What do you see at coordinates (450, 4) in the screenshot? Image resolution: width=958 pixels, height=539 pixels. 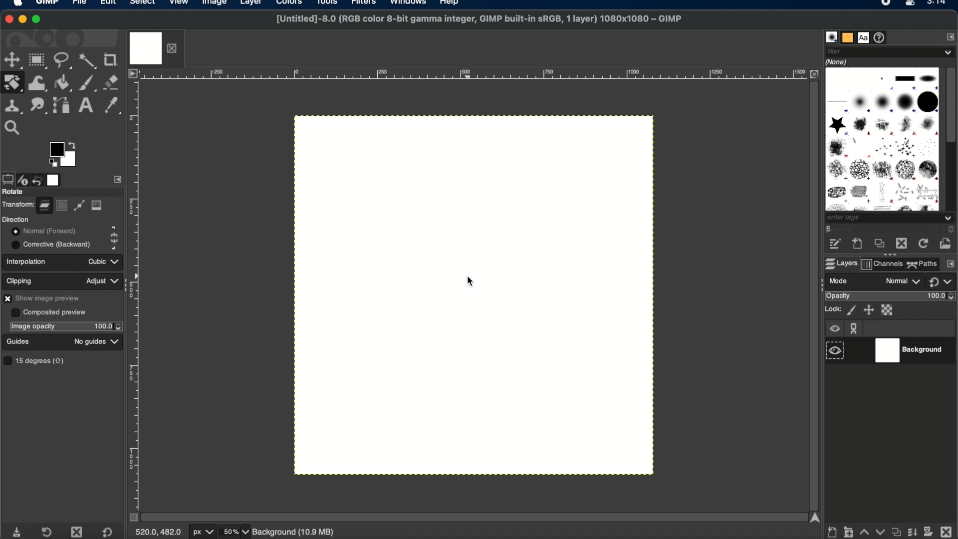 I see `help` at bounding box center [450, 4].